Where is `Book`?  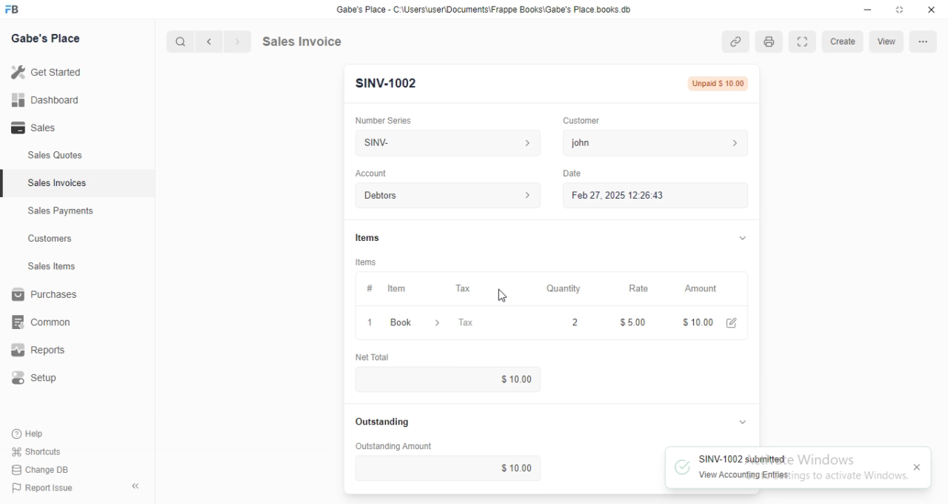
Book is located at coordinates (418, 322).